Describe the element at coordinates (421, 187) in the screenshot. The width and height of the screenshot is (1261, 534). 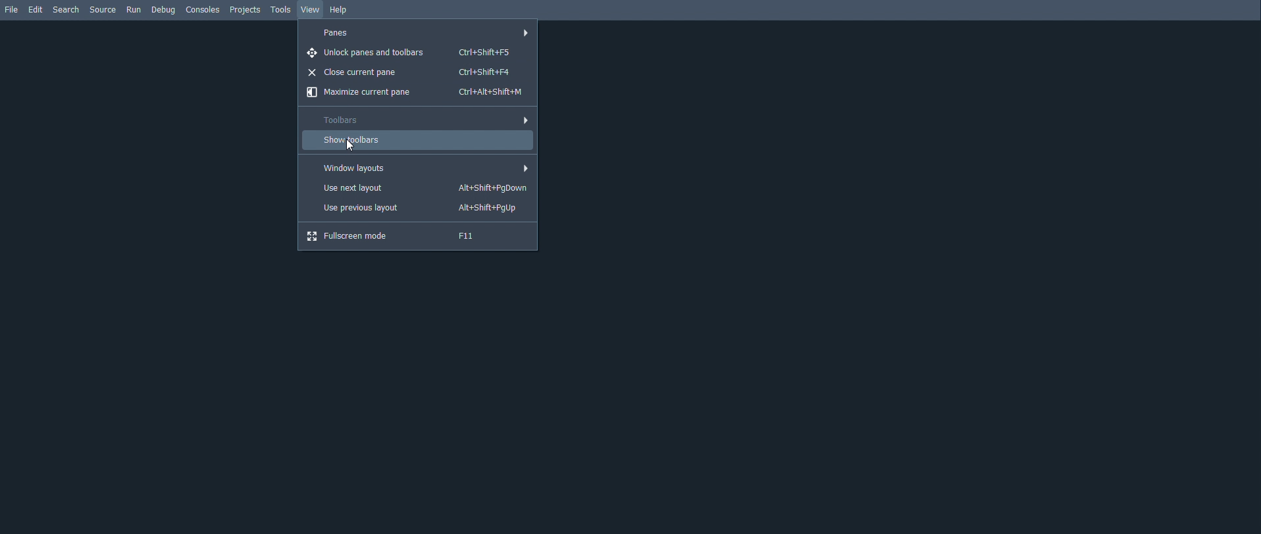
I see `Use next layout` at that location.